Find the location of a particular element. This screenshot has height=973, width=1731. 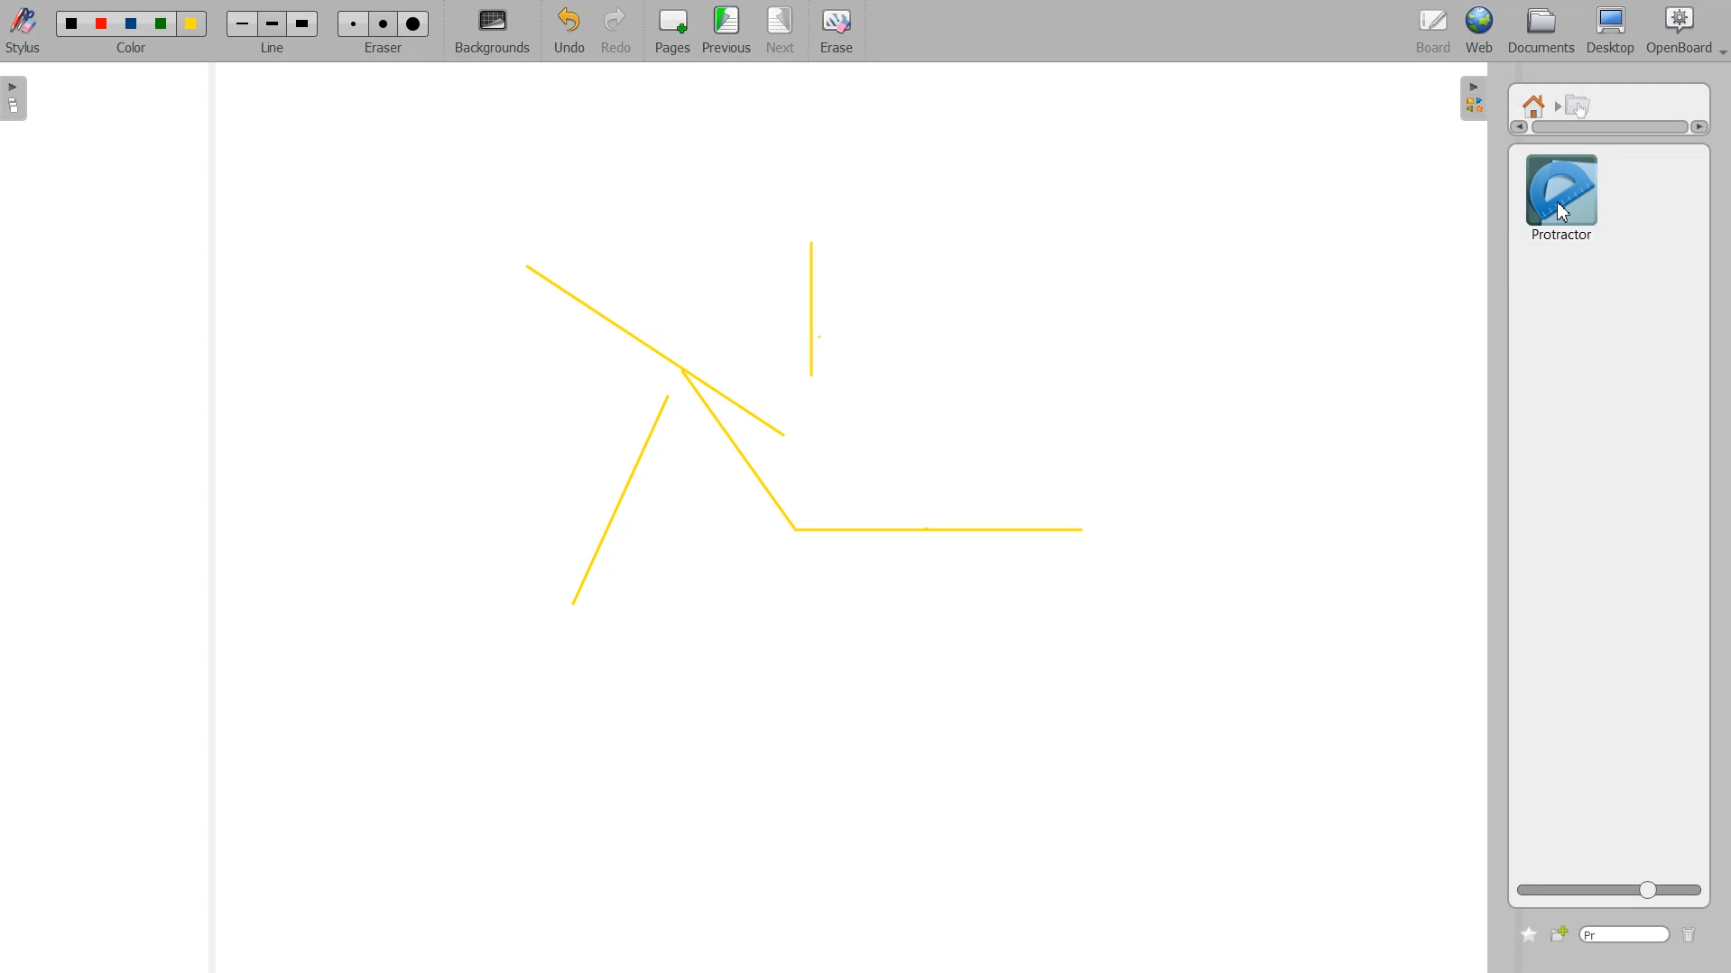

Home is located at coordinates (1537, 105).